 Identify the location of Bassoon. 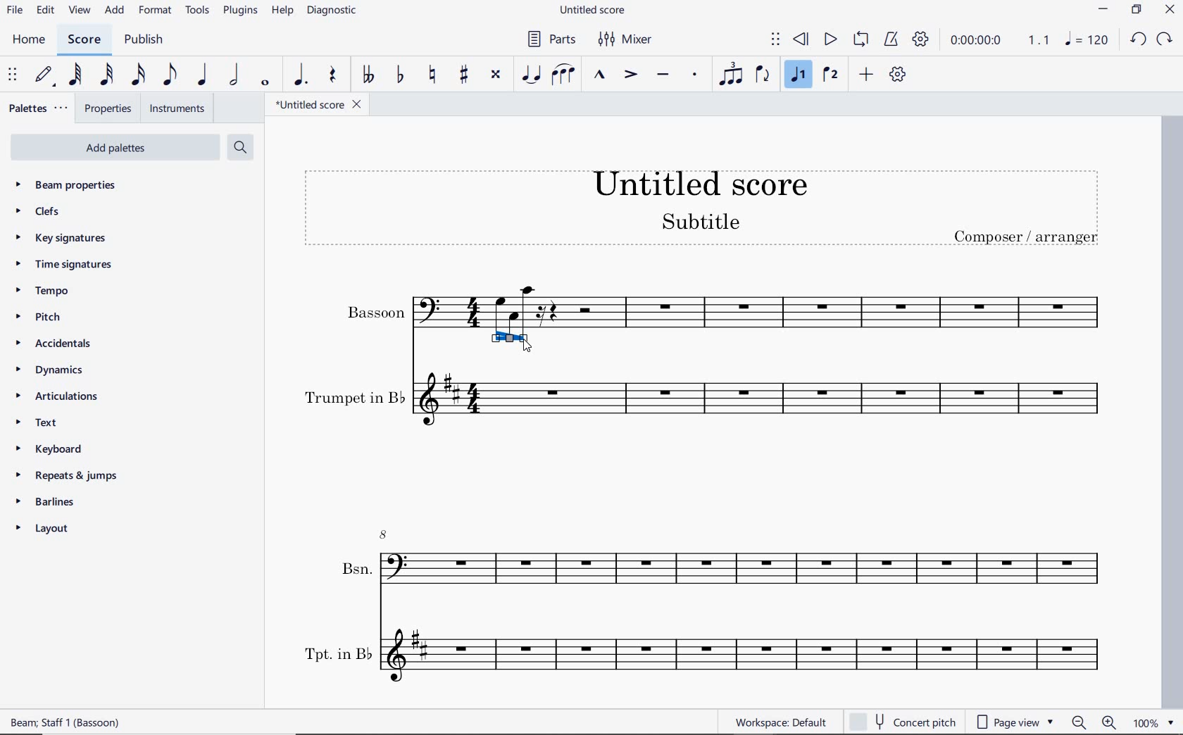
(710, 306).